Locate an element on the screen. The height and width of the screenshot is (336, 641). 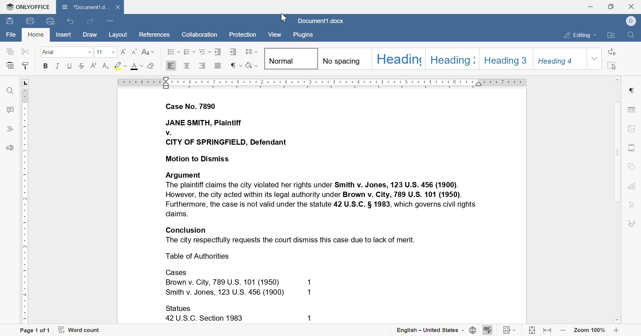
Align Right is located at coordinates (171, 66).